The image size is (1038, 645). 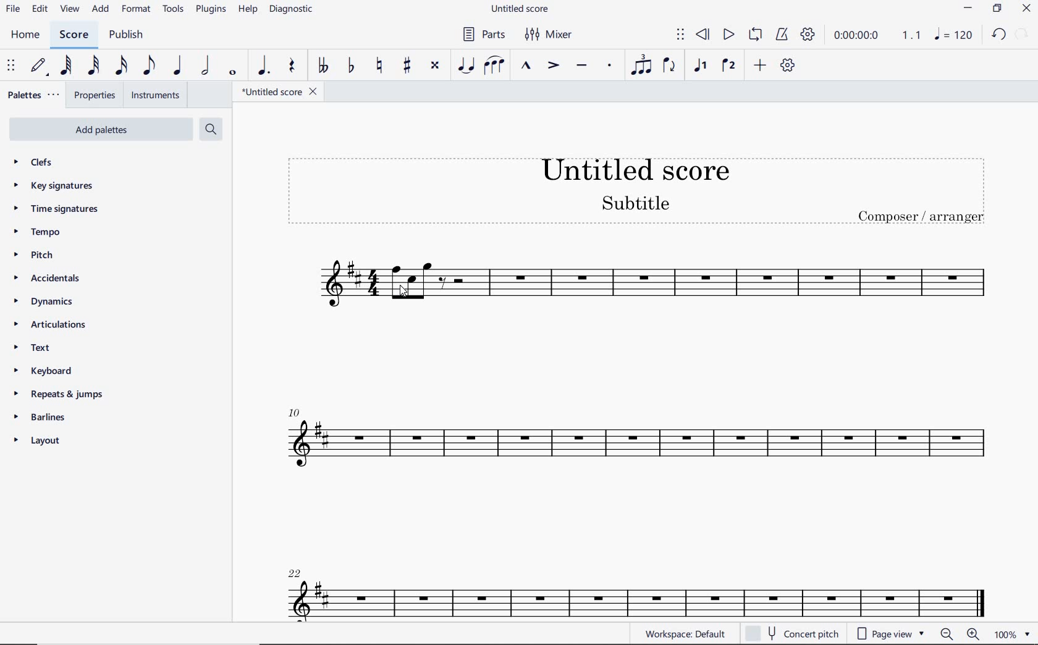 What do you see at coordinates (789, 66) in the screenshot?
I see `CUSTOMIZE TOOLBAR` at bounding box center [789, 66].